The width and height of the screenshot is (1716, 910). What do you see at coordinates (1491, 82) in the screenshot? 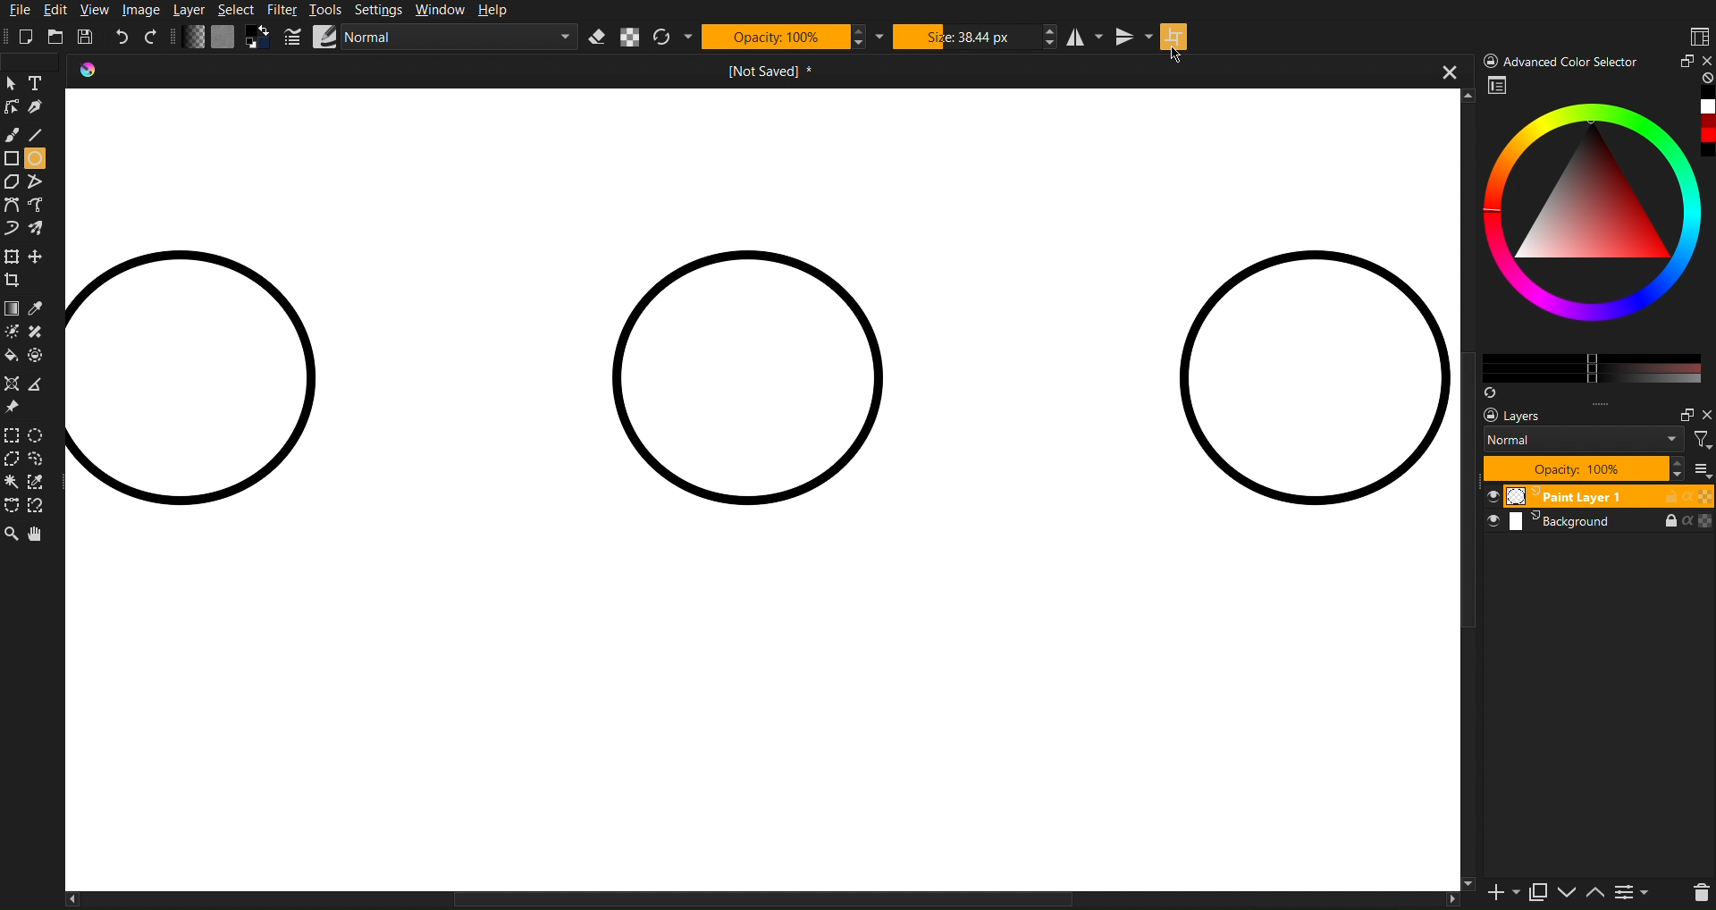
I see `workspace` at bounding box center [1491, 82].